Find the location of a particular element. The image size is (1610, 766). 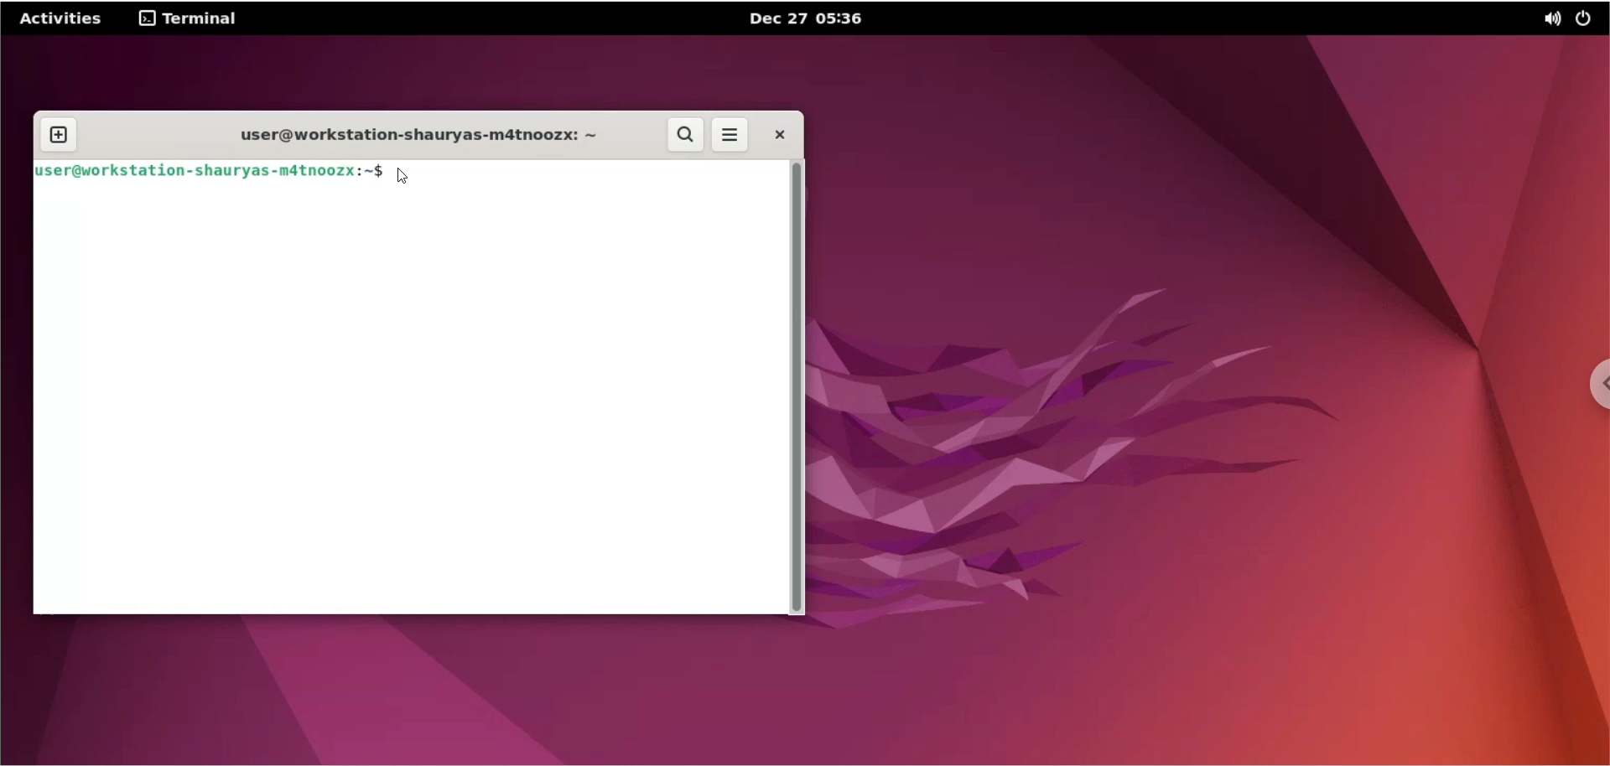

sound options is located at coordinates (1549, 20).